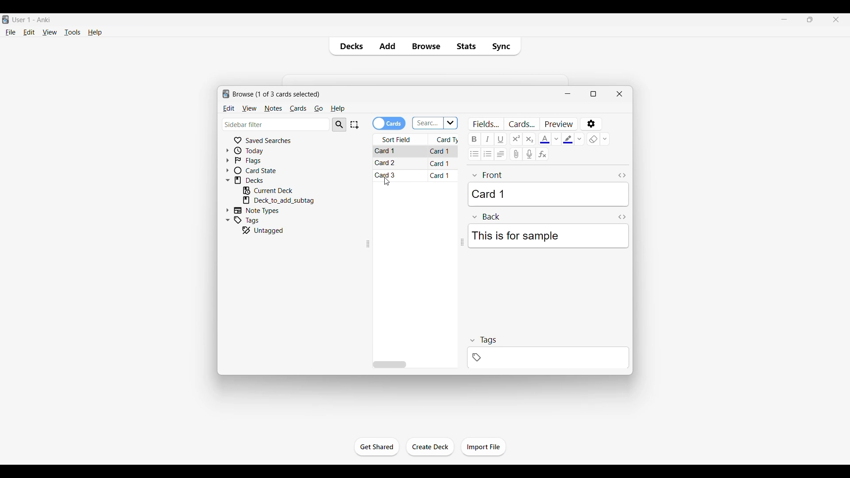  I want to click on Click to go to Saved searches, so click(262, 140).